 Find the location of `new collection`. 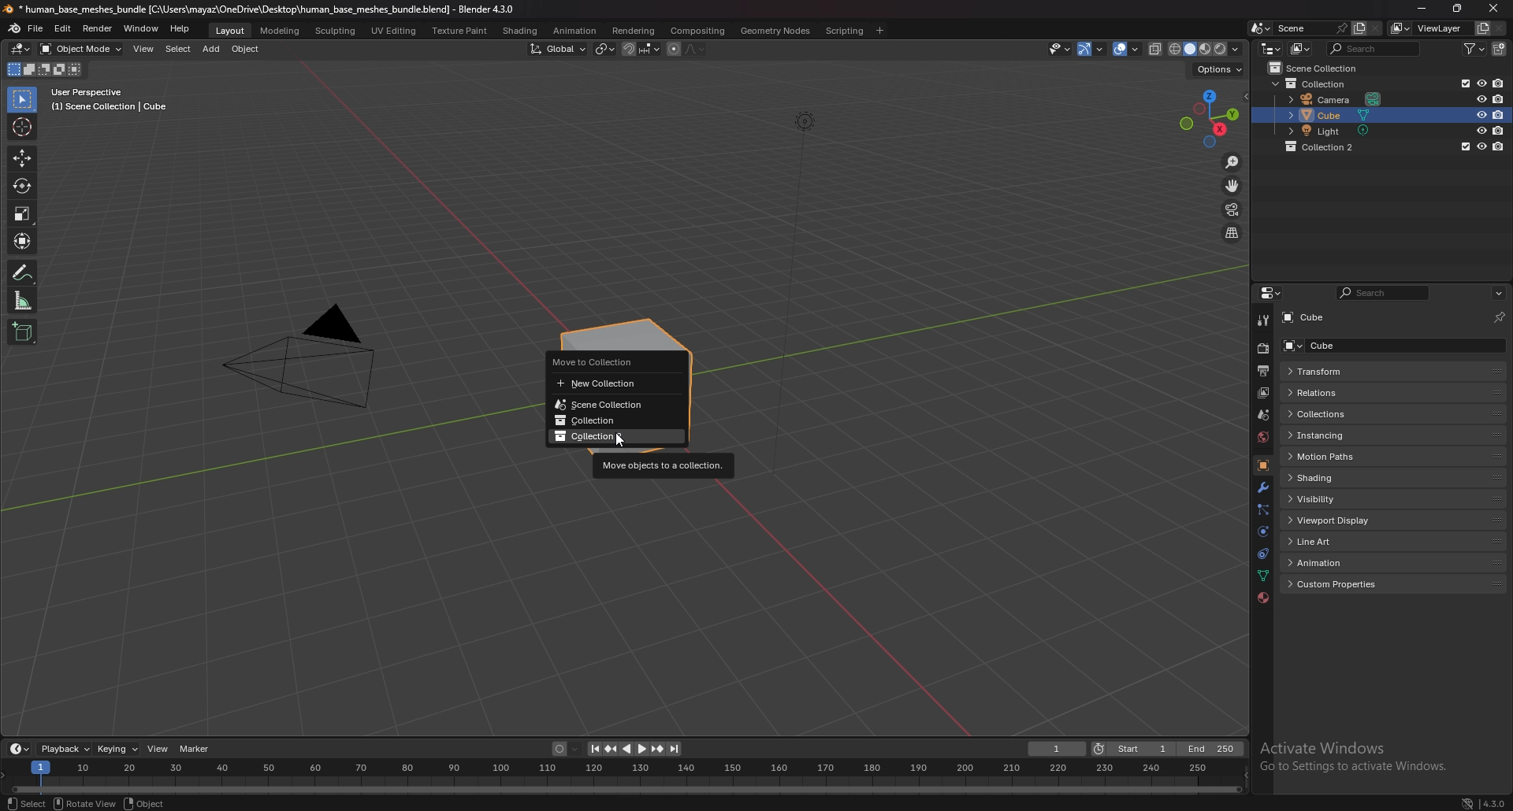

new collection is located at coordinates (1501, 48).